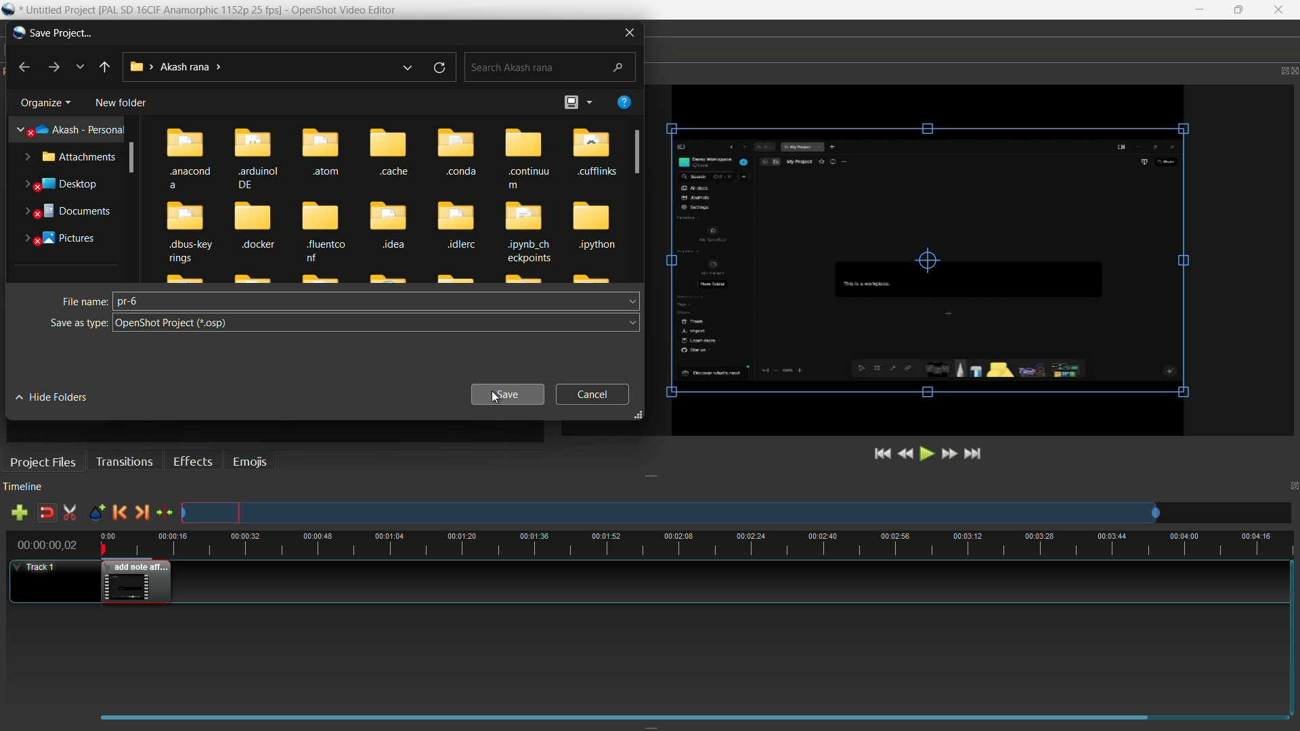  I want to click on track preview, so click(670, 513).